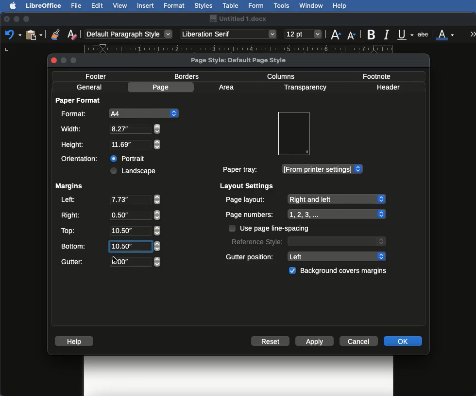 The width and height of the screenshot is (476, 396). I want to click on Minimize, so click(16, 19).